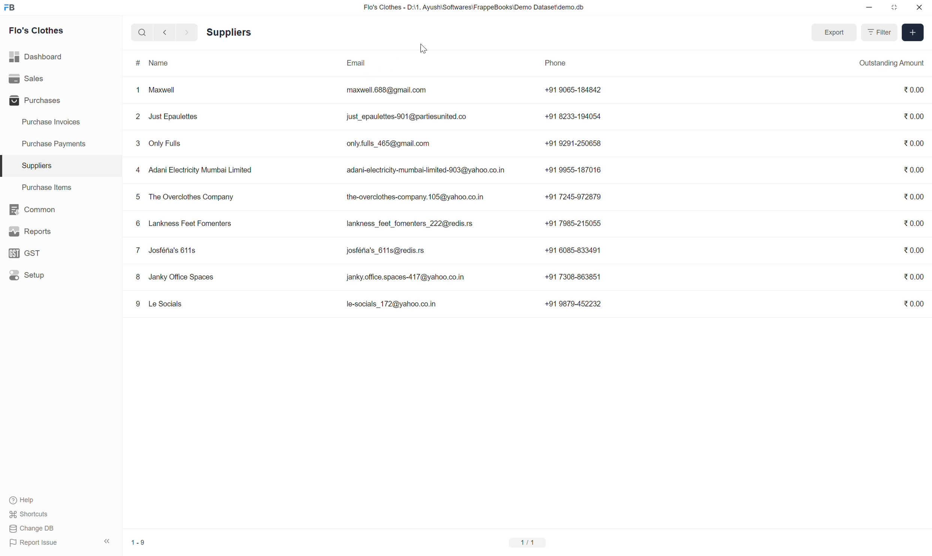 This screenshot has width=932, height=556. I want to click on Purchases, so click(36, 100).